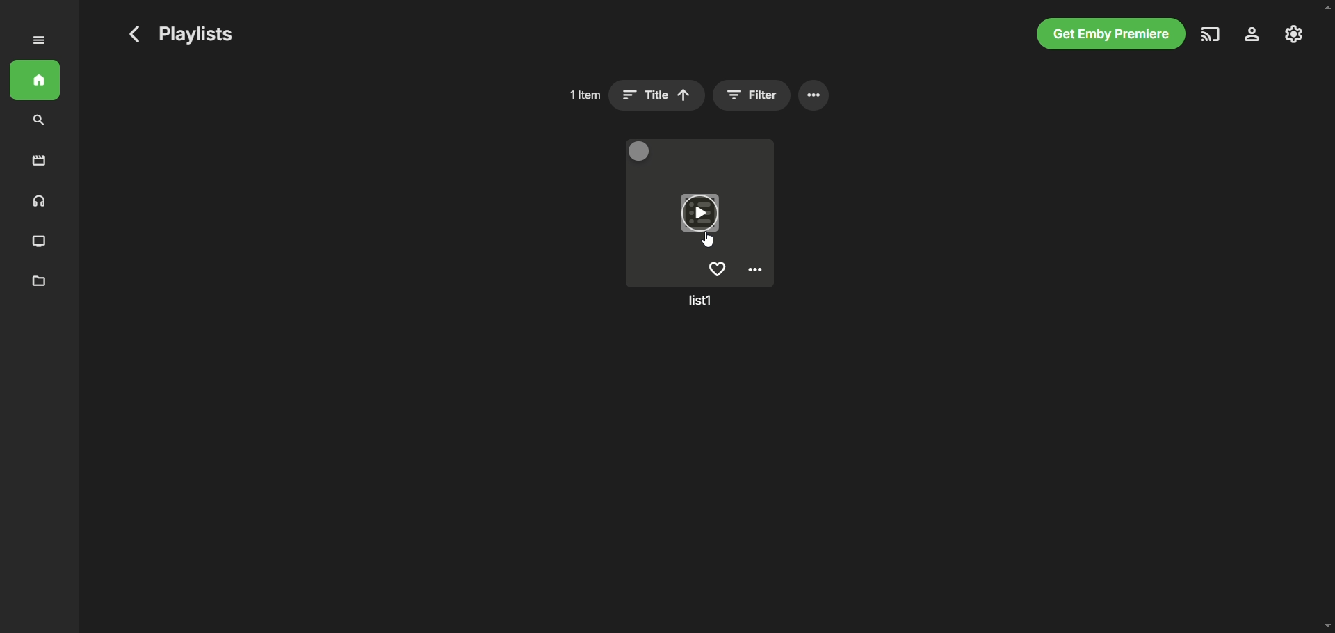 Image resolution: width=1335 pixels, height=633 pixels. I want to click on 1 item, so click(584, 95).